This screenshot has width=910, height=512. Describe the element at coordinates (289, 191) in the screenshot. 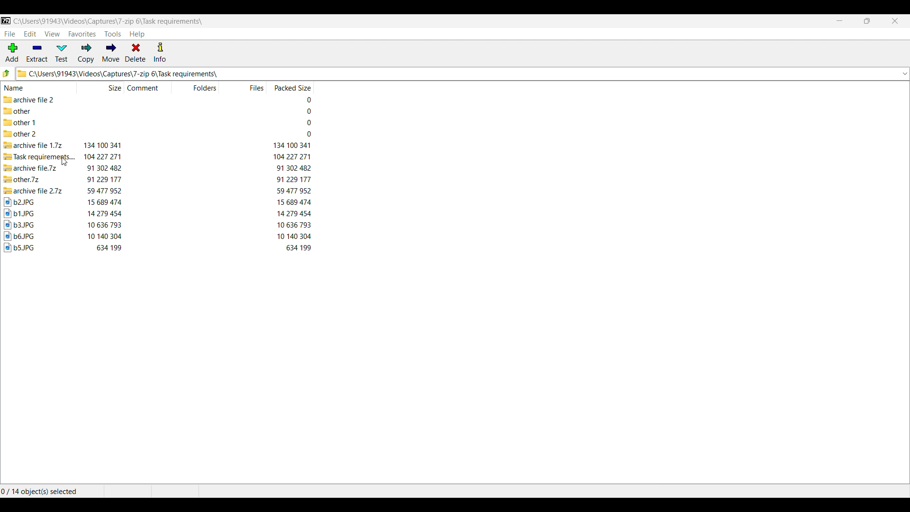

I see `packed size` at that location.